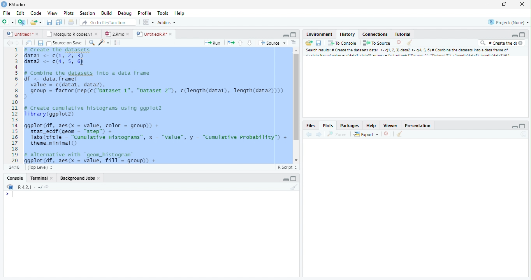 The height and width of the screenshot is (280, 531). Describe the element at coordinates (287, 167) in the screenshot. I see `R Script` at that location.